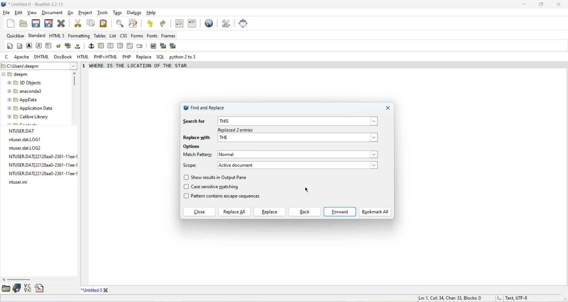 This screenshot has width=568, height=302. I want to click on preferences, so click(226, 24).